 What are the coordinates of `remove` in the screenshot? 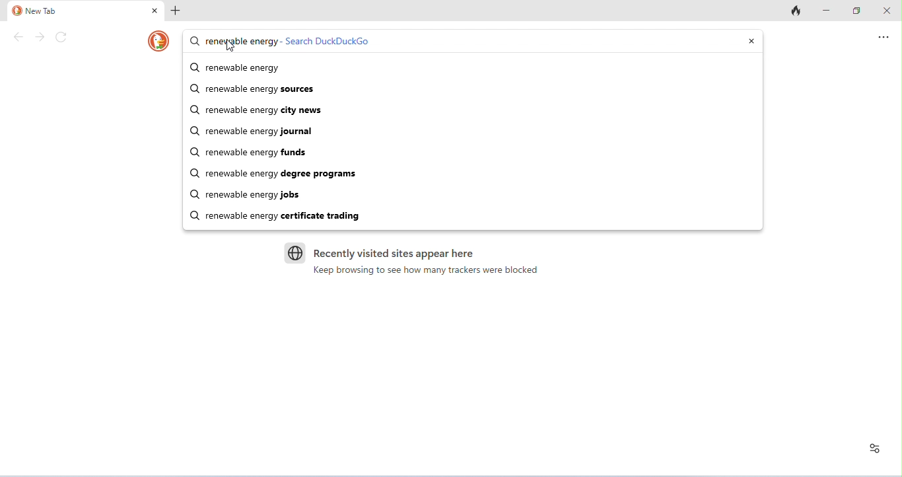 It's located at (751, 41).